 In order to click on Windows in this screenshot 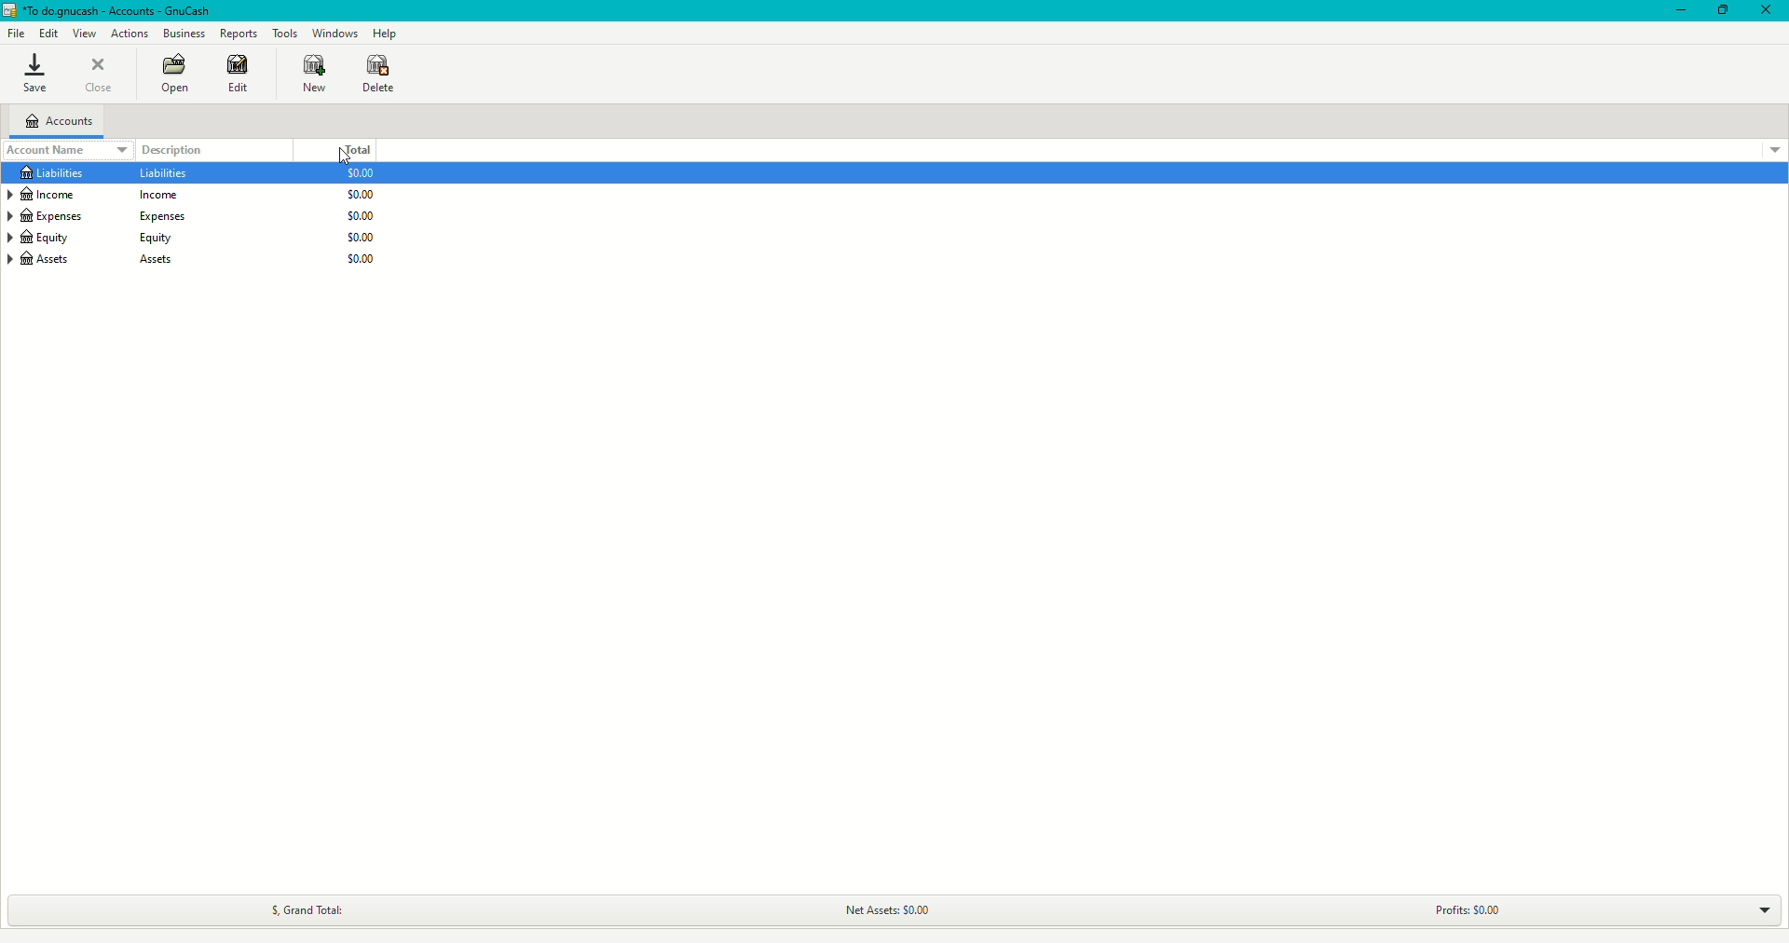, I will do `click(338, 31)`.